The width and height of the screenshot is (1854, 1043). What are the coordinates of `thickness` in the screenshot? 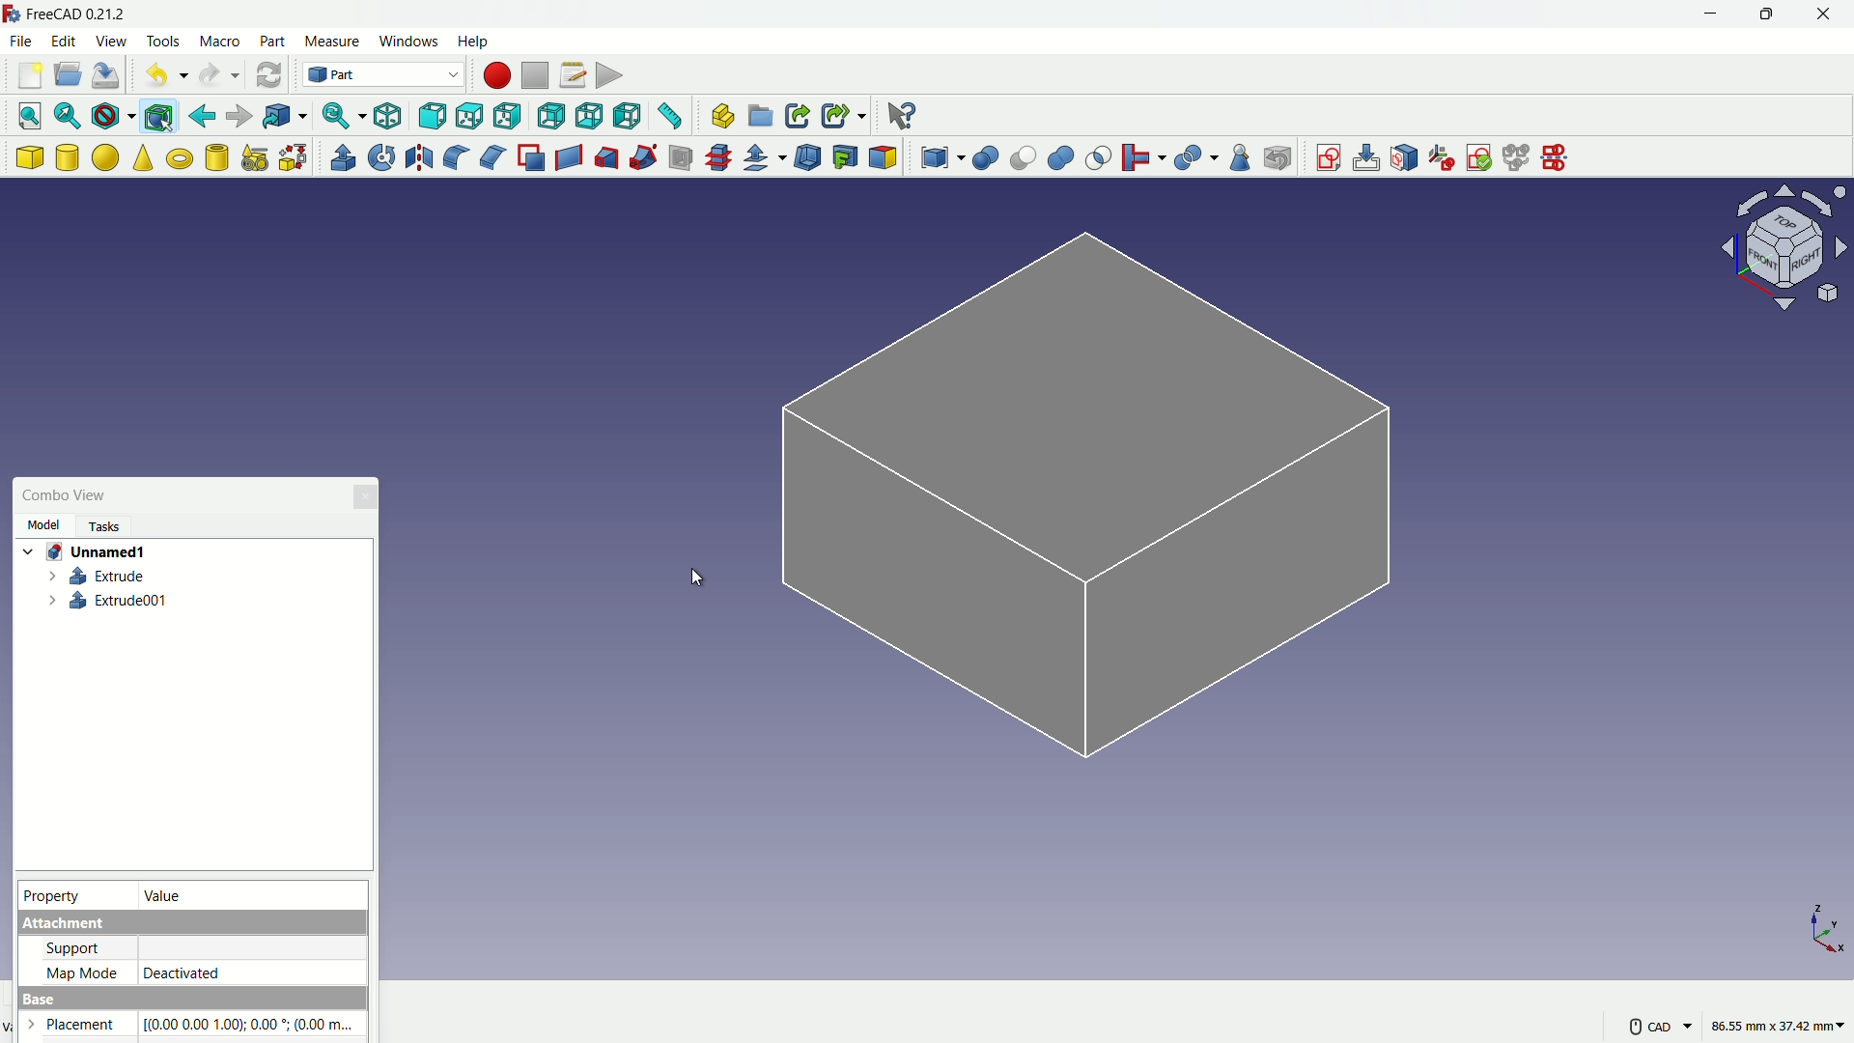 It's located at (810, 158).